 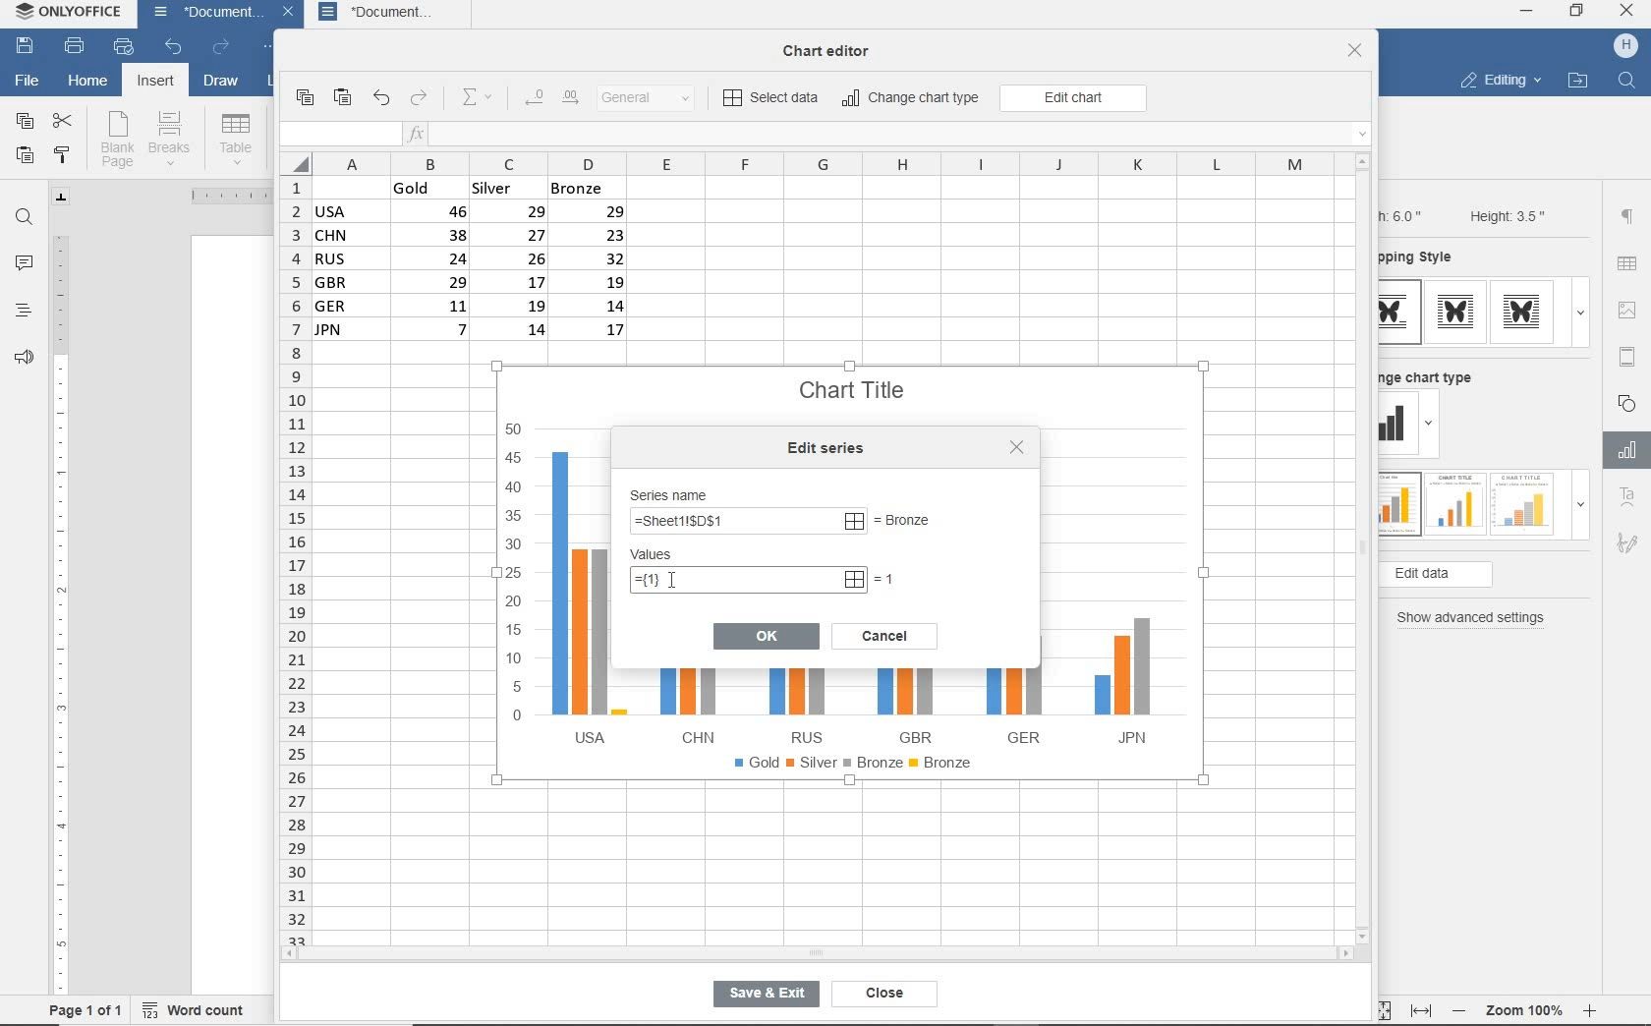 What do you see at coordinates (884, 634) in the screenshot?
I see `cancel` at bounding box center [884, 634].